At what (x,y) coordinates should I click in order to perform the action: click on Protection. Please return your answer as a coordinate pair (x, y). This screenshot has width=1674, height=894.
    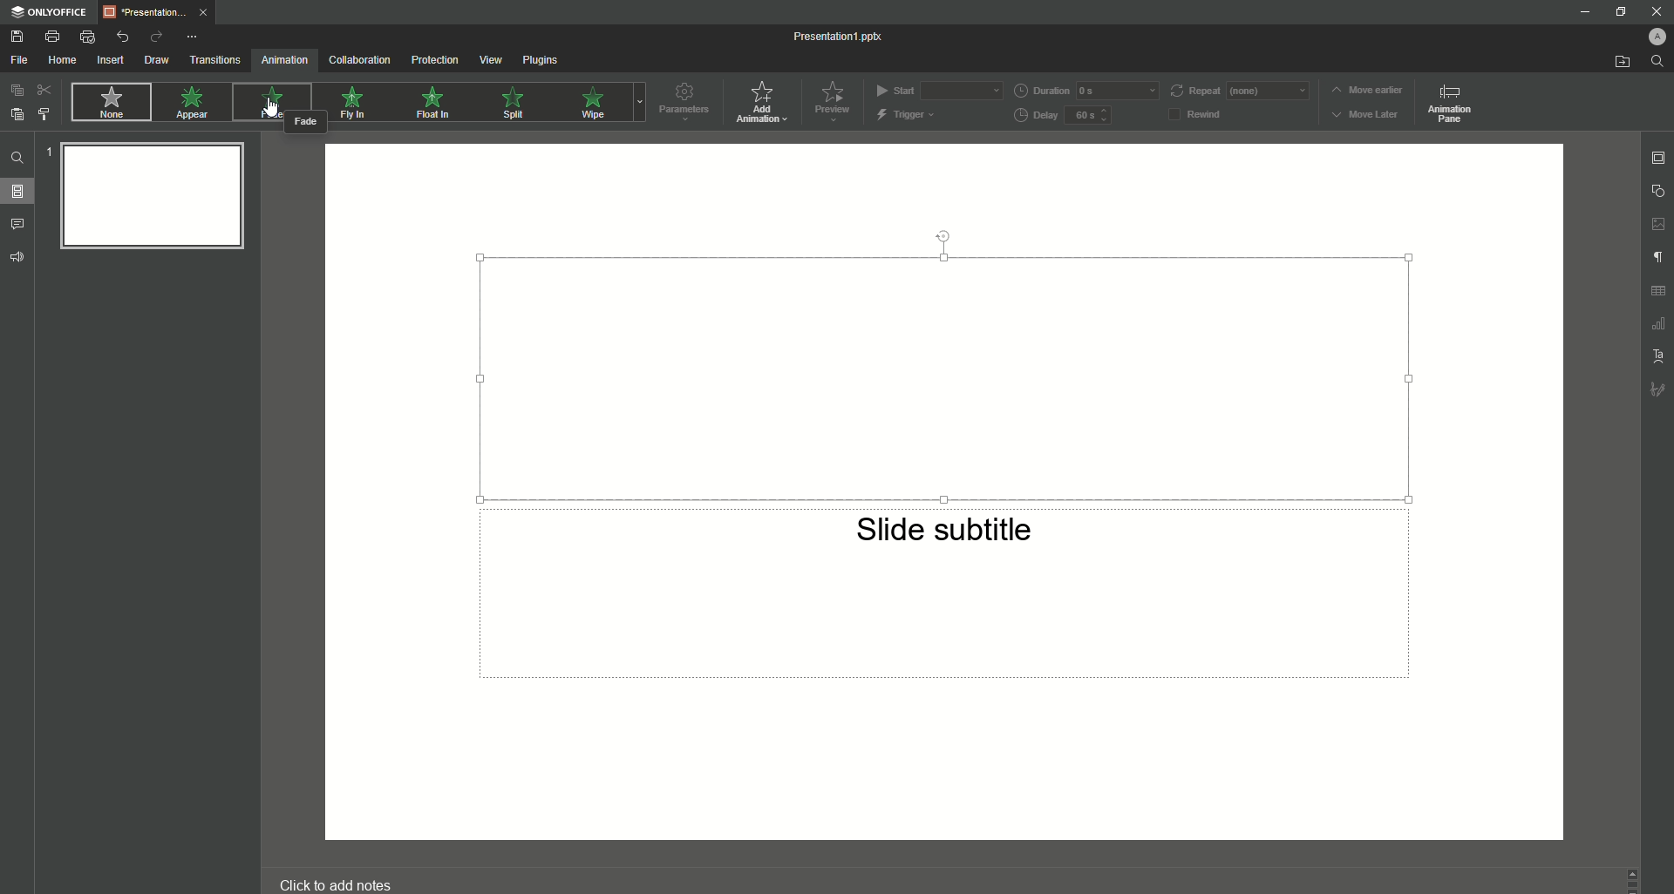
    Looking at the image, I should click on (432, 61).